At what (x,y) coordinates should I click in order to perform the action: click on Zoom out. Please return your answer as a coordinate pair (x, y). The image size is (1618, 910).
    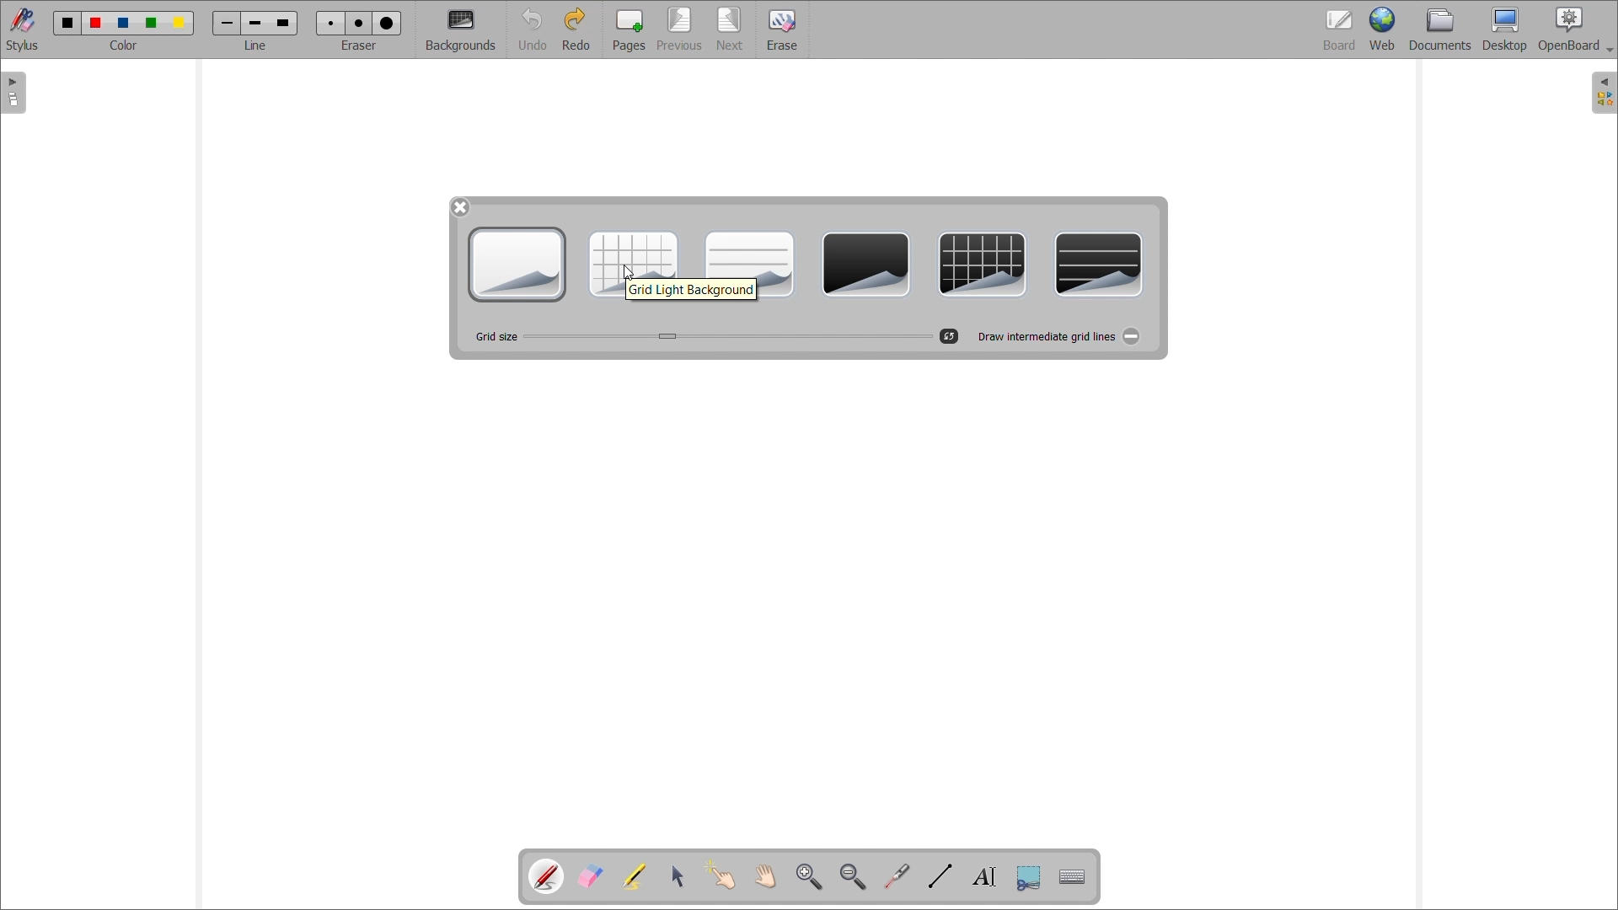
    Looking at the image, I should click on (852, 877).